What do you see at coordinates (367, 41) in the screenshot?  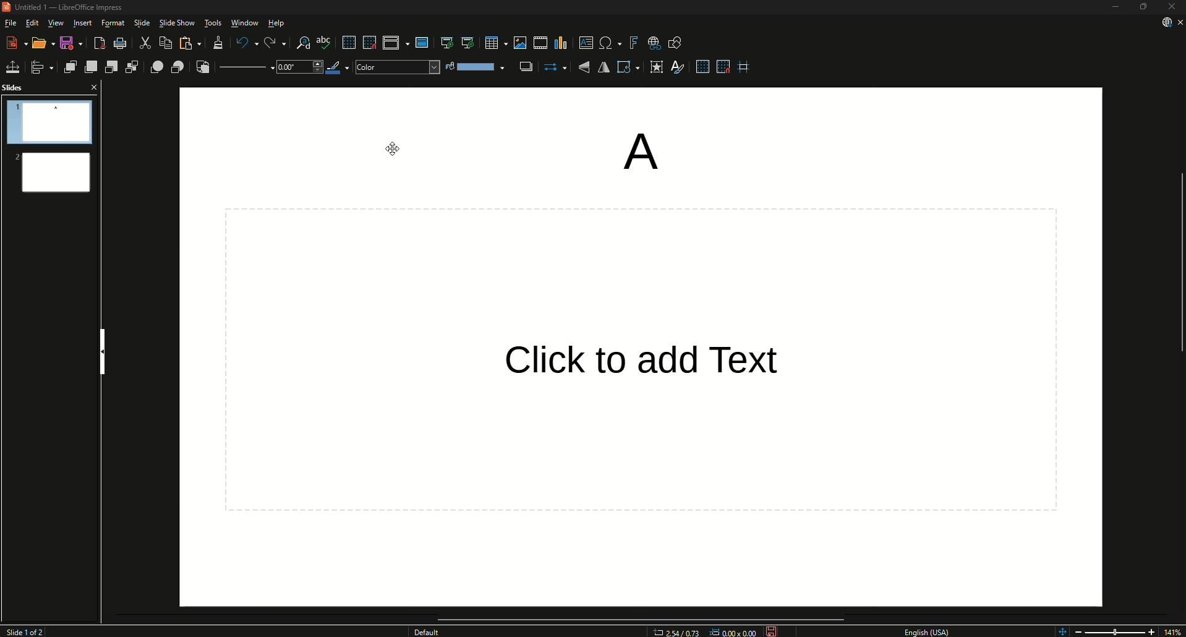 I see `Snap to Grid` at bounding box center [367, 41].